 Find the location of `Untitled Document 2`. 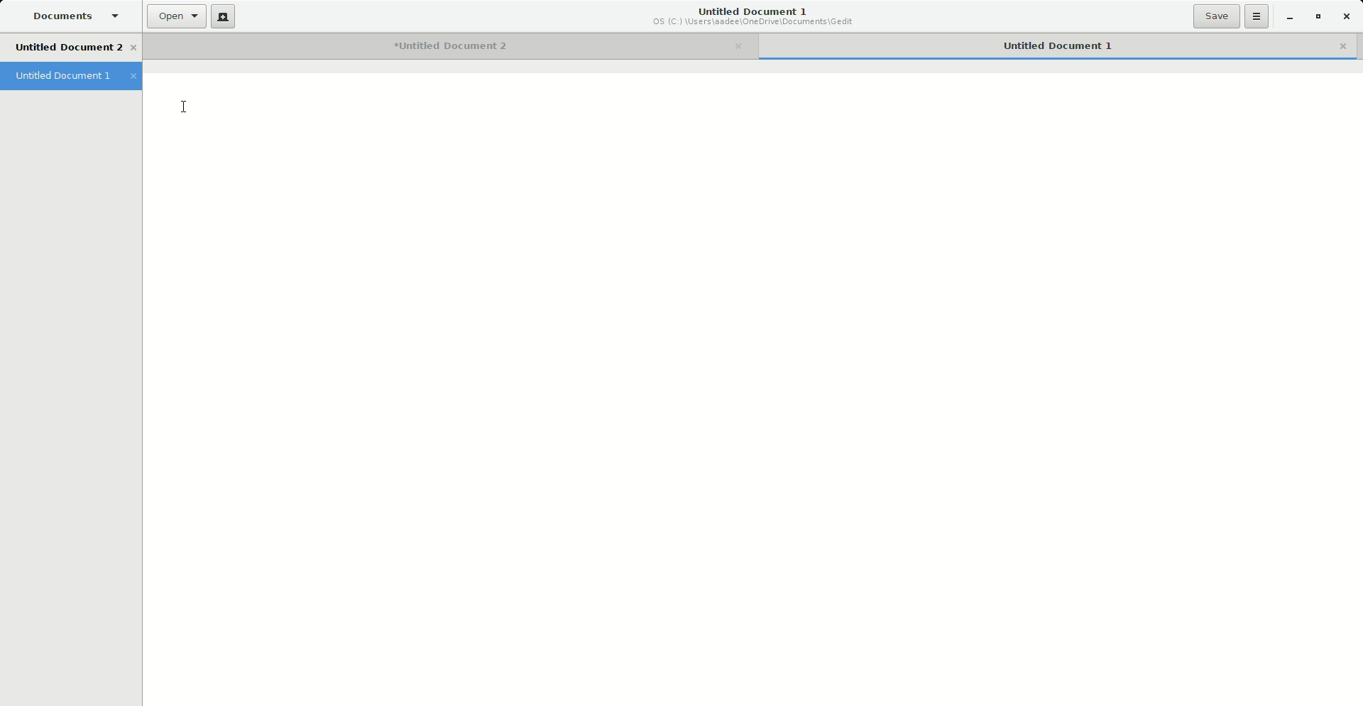

Untitled Document 2 is located at coordinates (452, 45).